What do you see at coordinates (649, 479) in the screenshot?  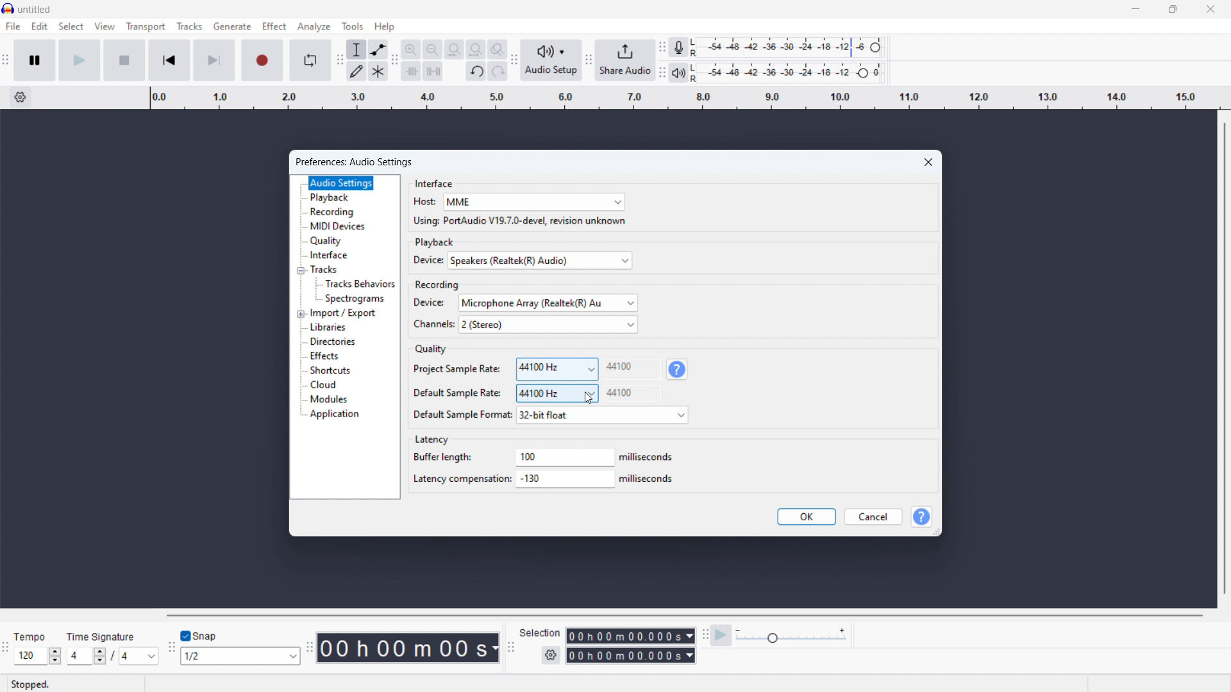 I see `milliseconds` at bounding box center [649, 479].